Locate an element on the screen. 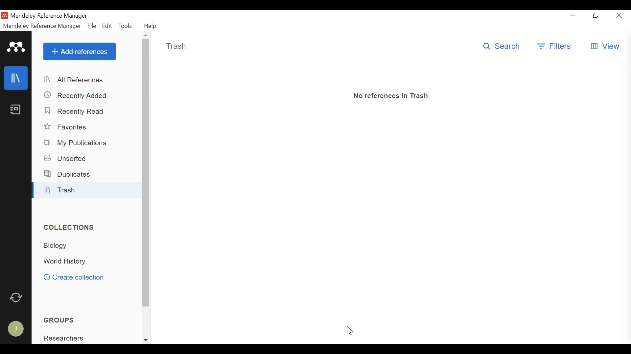 This screenshot has width=631, height=354. Close is located at coordinates (619, 15).